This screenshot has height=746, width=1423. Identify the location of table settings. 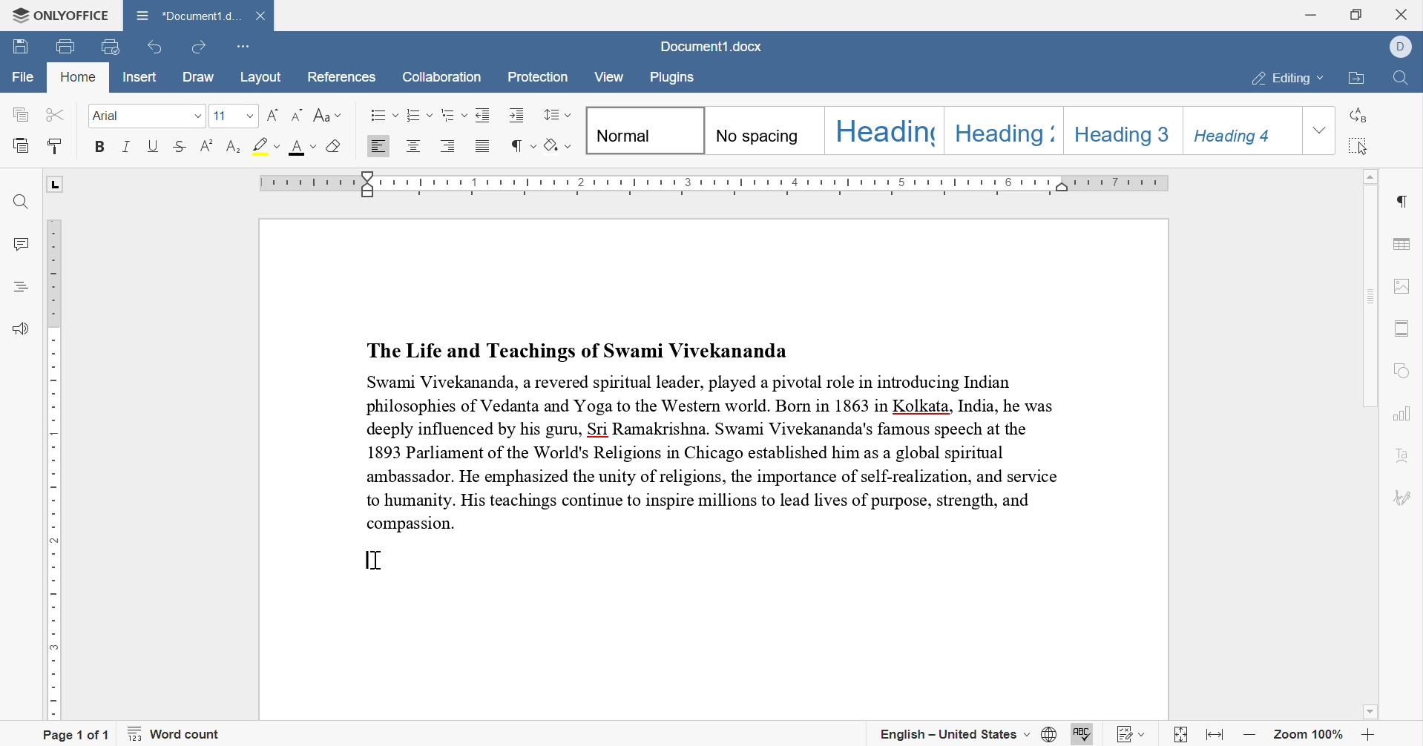
(1403, 245).